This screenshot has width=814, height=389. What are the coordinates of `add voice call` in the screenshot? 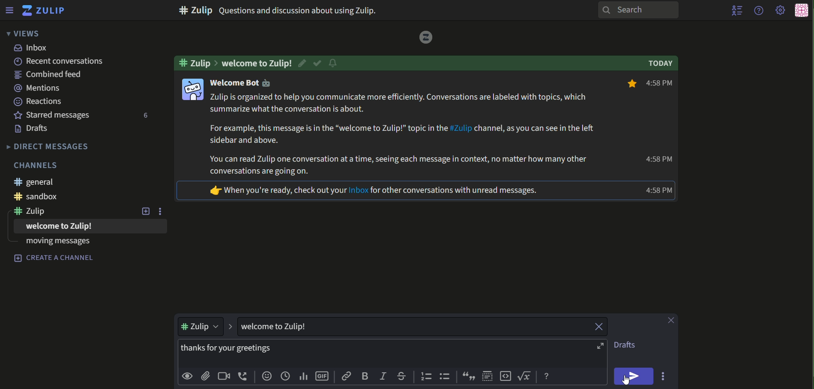 It's located at (243, 376).